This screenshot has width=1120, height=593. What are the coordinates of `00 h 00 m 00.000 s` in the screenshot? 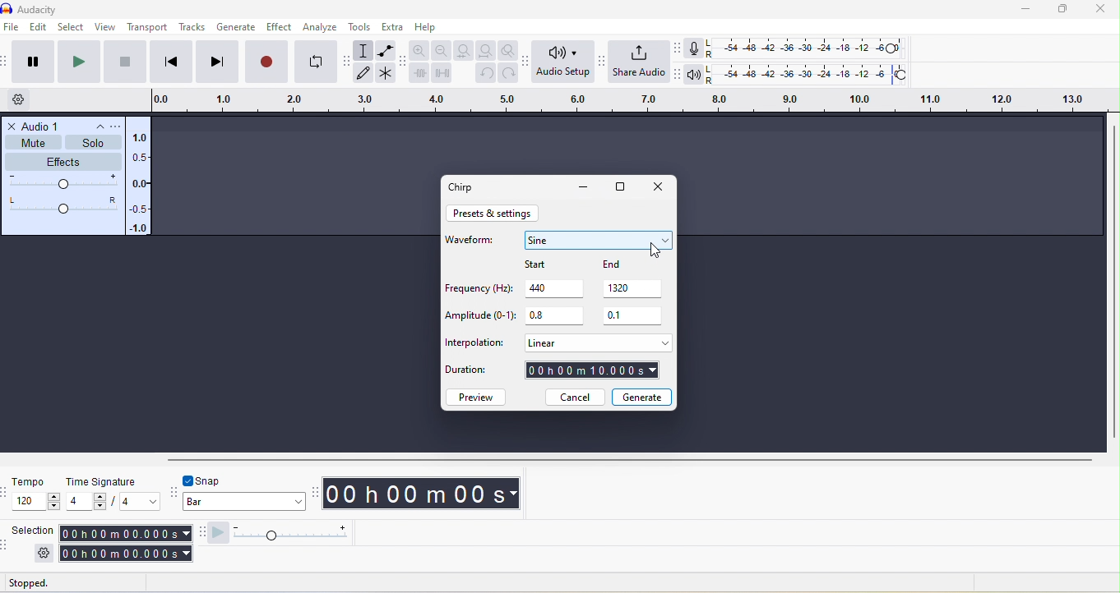 It's located at (124, 544).